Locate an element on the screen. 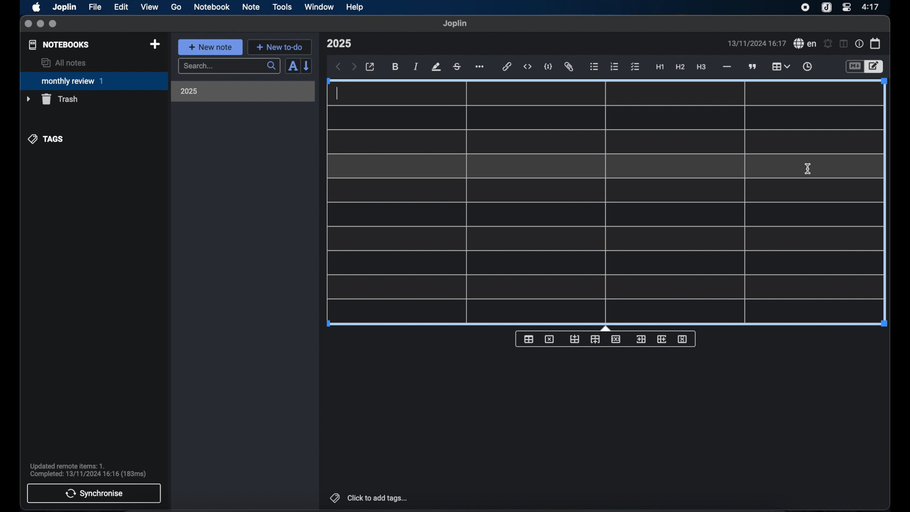 The width and height of the screenshot is (910, 512). note properties is located at coordinates (859, 44).